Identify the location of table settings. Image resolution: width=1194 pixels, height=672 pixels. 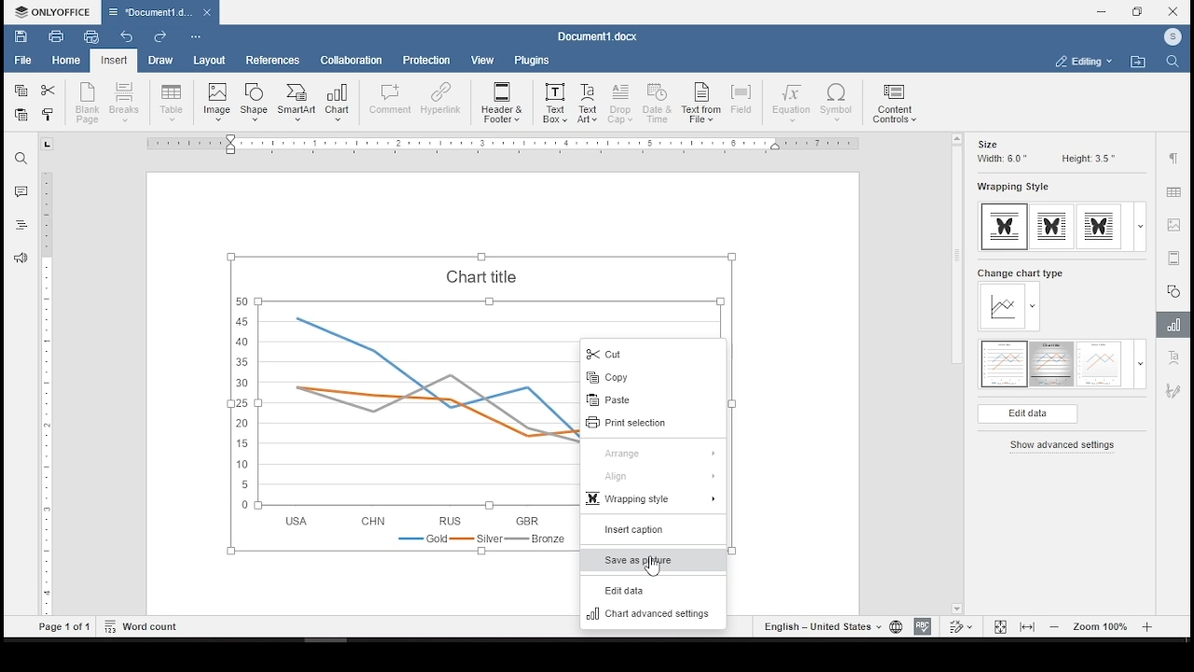
(1173, 193).